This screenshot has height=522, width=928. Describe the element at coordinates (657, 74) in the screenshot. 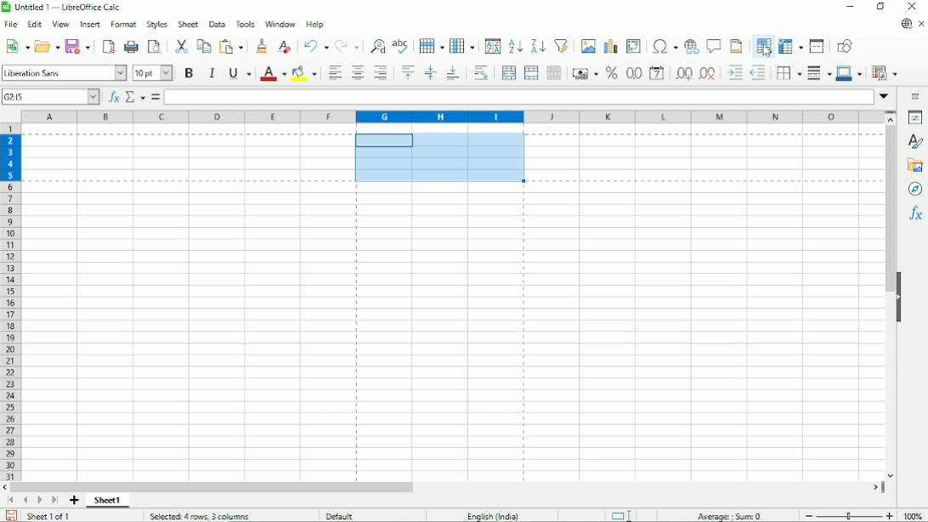

I see `Format as date` at that location.